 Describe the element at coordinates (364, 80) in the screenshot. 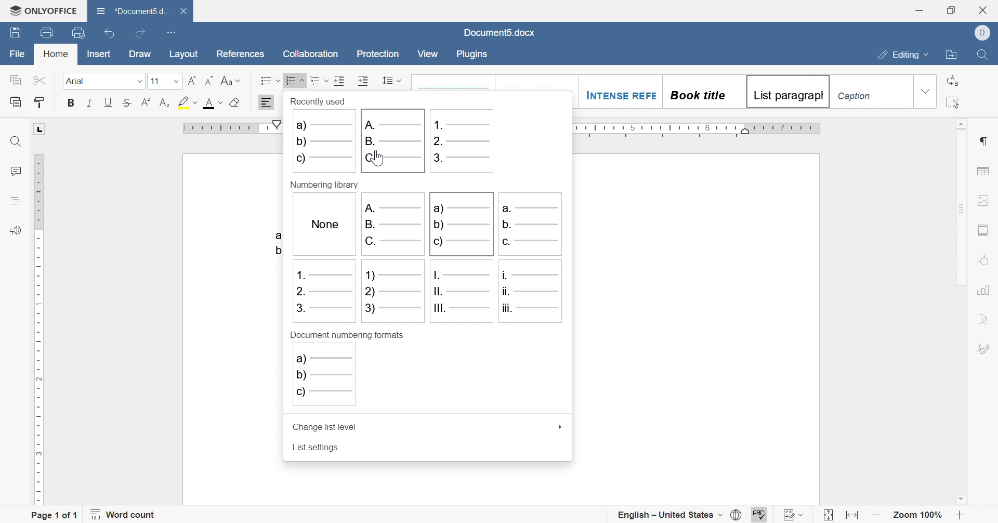

I see `increase indent` at that location.